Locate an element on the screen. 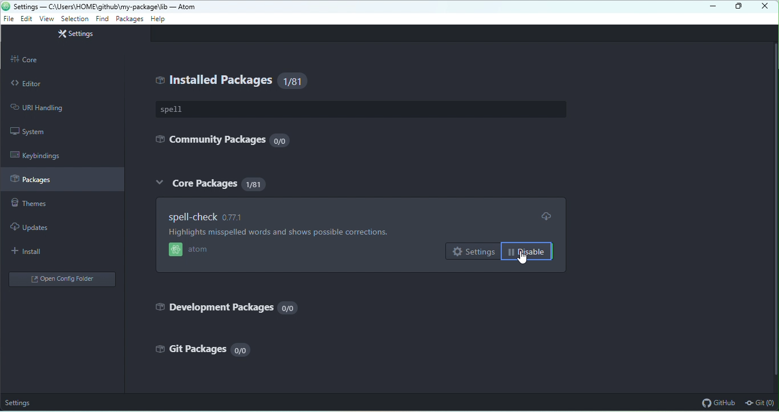  atom icon is located at coordinates (5, 6).